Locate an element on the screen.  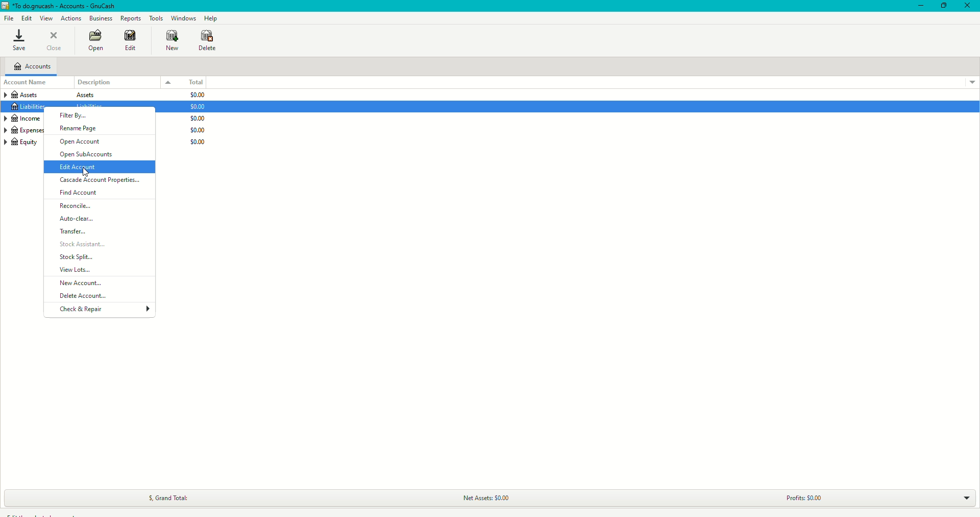
Drop down is located at coordinates (966, 499).